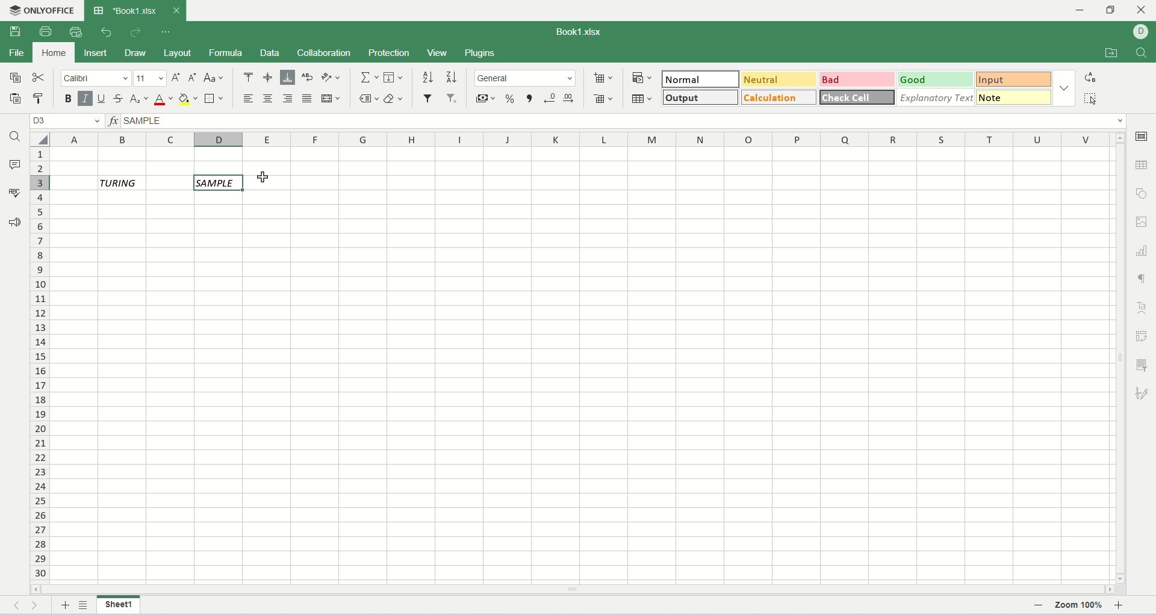 The height and width of the screenshot is (615, 1156). What do you see at coordinates (308, 98) in the screenshot?
I see `justified` at bounding box center [308, 98].